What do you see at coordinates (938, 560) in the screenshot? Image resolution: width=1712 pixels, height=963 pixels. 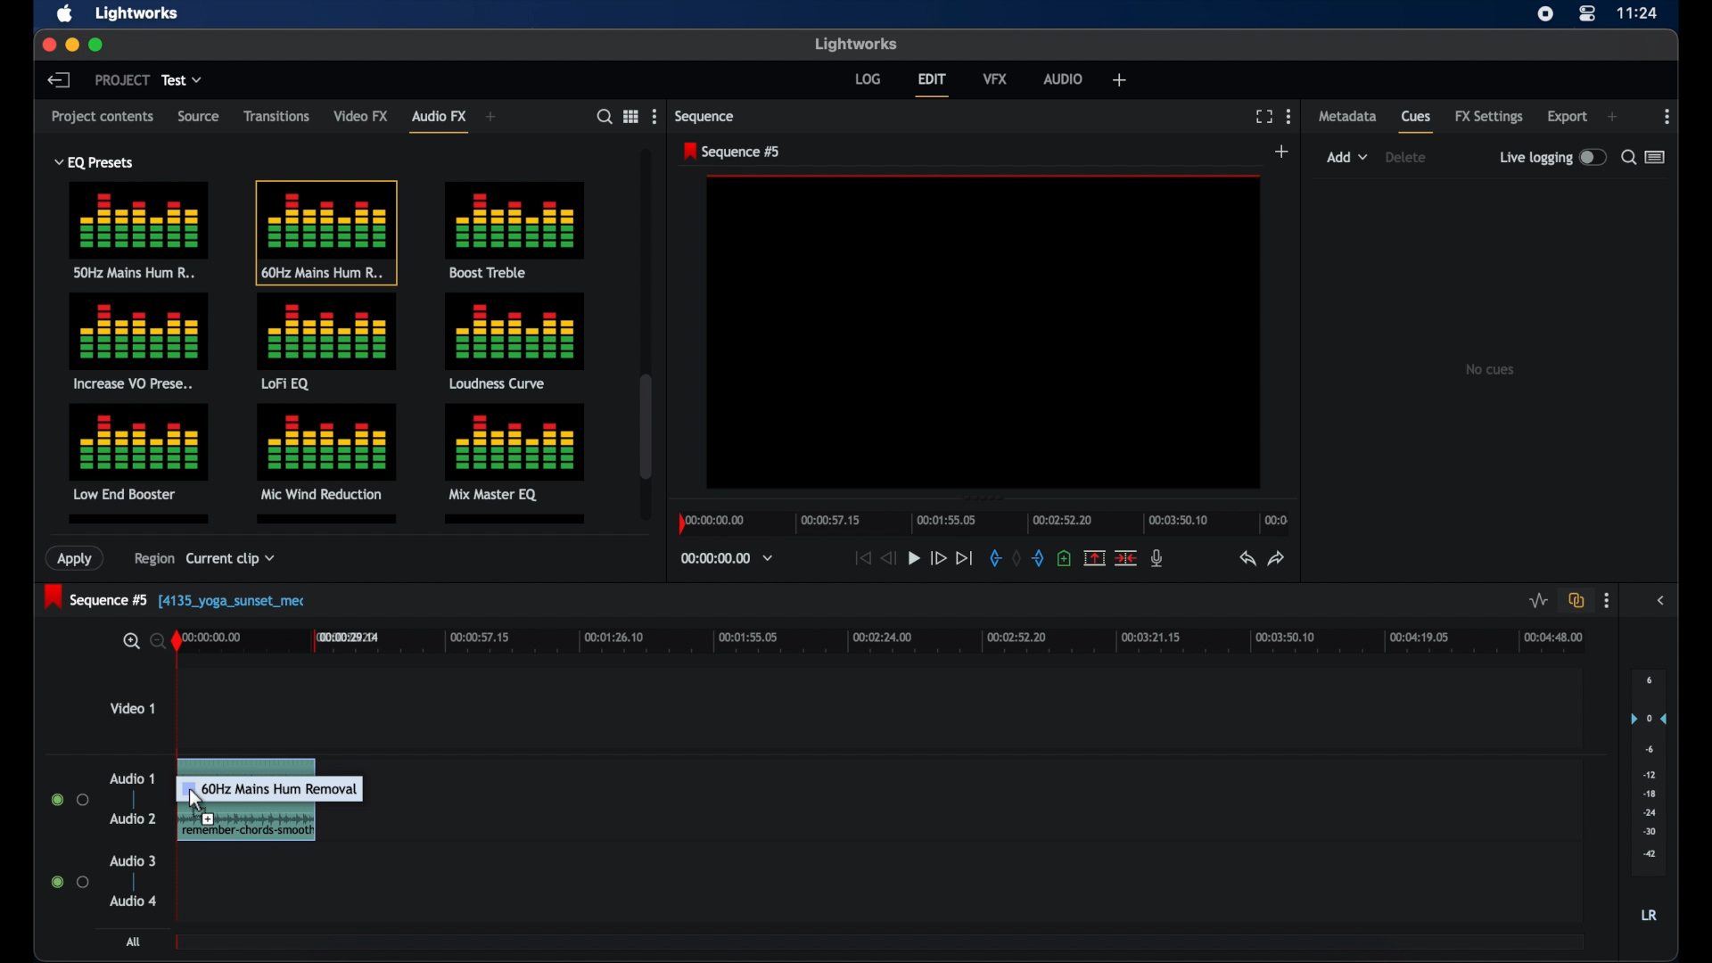 I see `fast forward` at bounding box center [938, 560].